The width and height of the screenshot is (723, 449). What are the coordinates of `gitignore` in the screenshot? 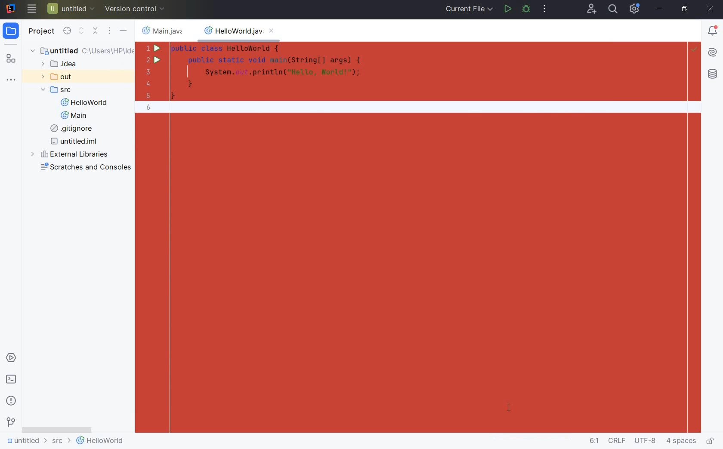 It's located at (71, 129).